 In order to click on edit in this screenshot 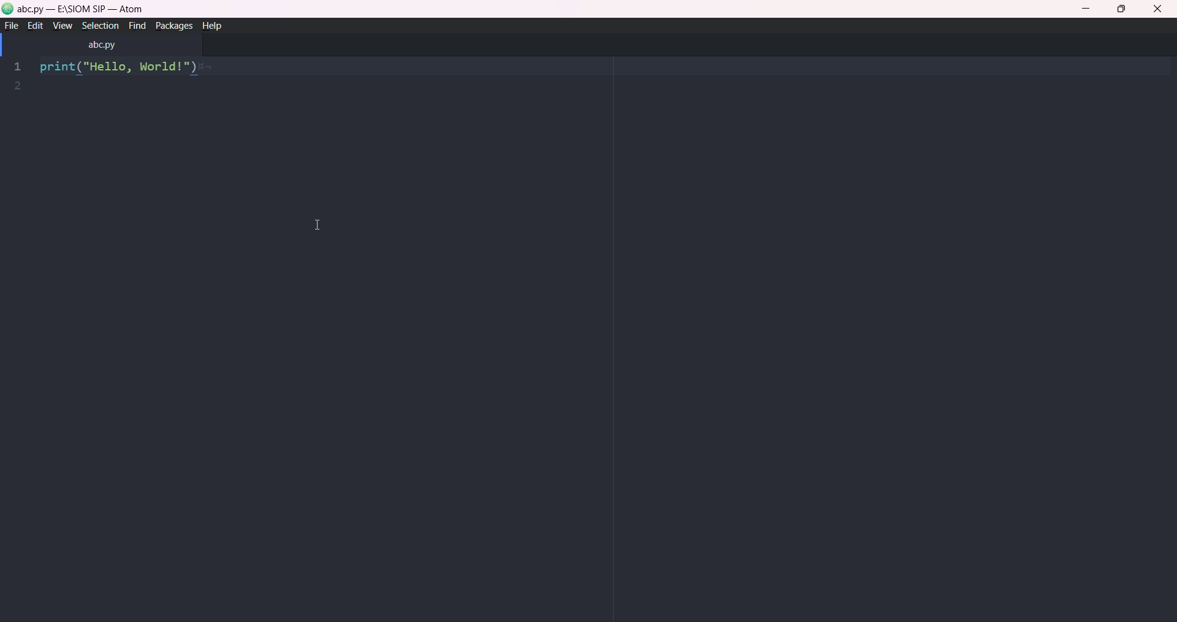, I will do `click(32, 26)`.